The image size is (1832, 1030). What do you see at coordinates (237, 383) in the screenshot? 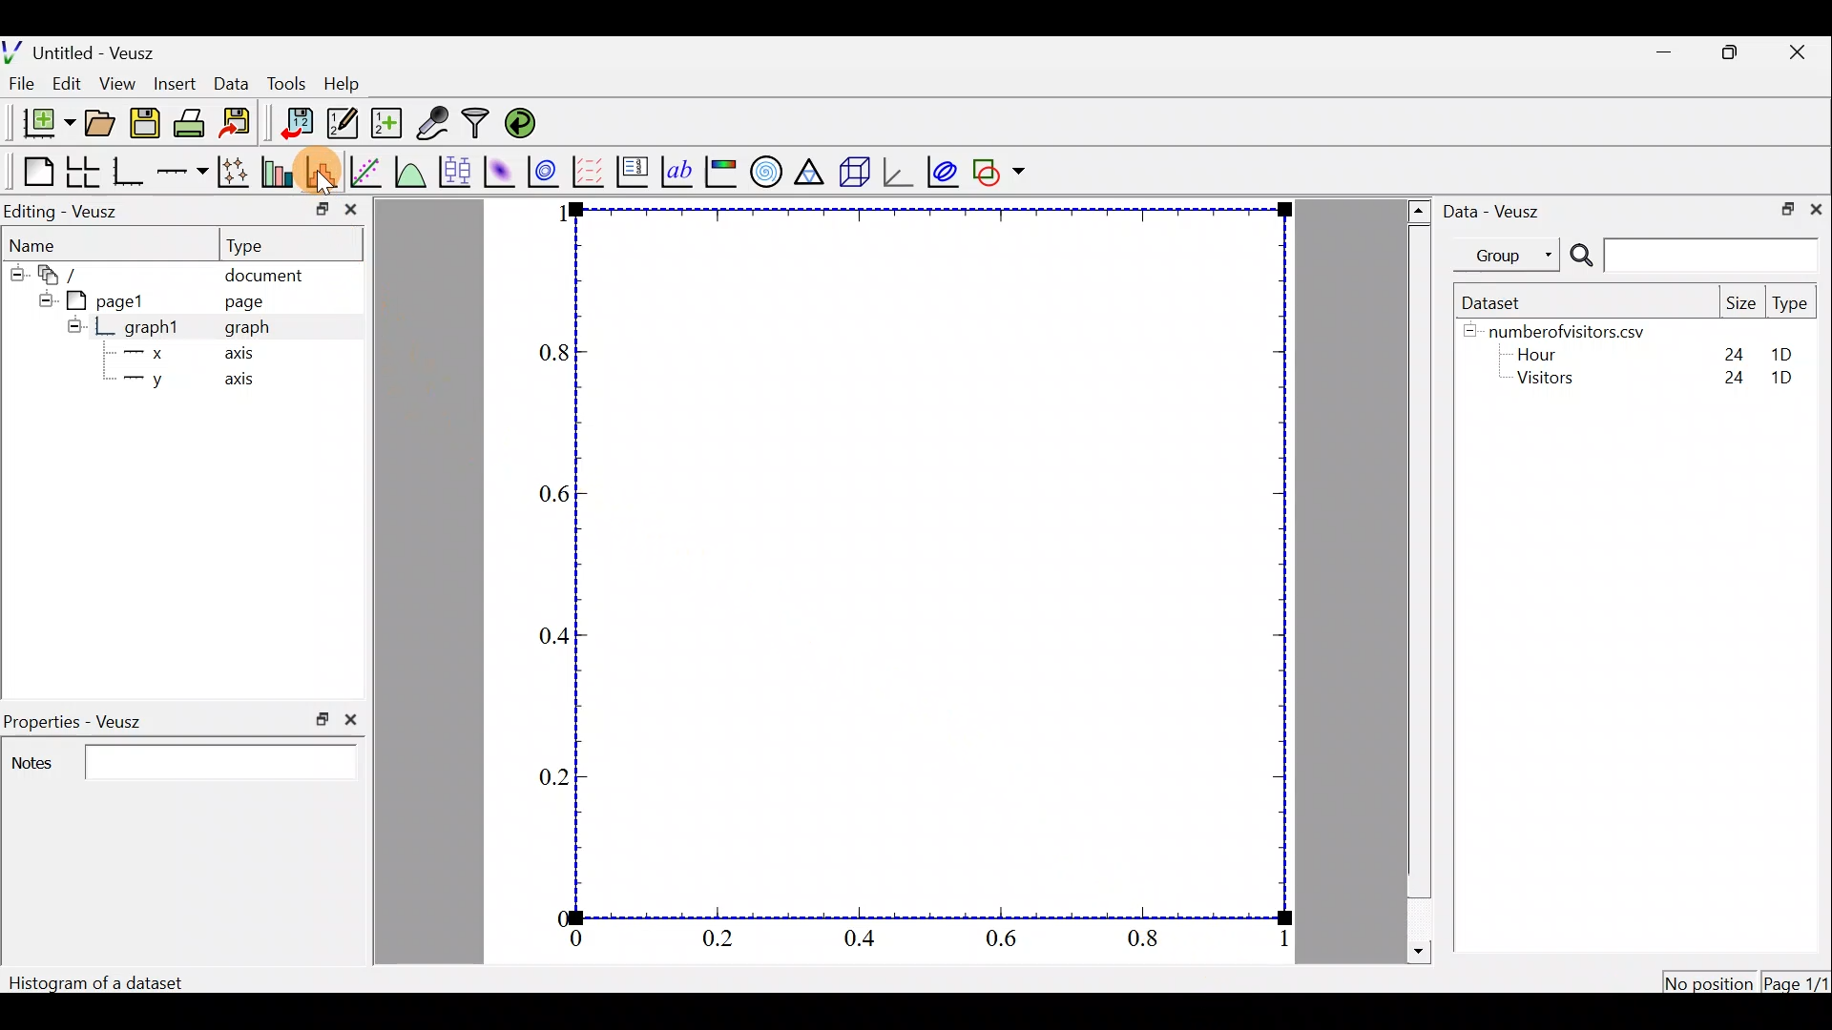
I see `axis` at bounding box center [237, 383].